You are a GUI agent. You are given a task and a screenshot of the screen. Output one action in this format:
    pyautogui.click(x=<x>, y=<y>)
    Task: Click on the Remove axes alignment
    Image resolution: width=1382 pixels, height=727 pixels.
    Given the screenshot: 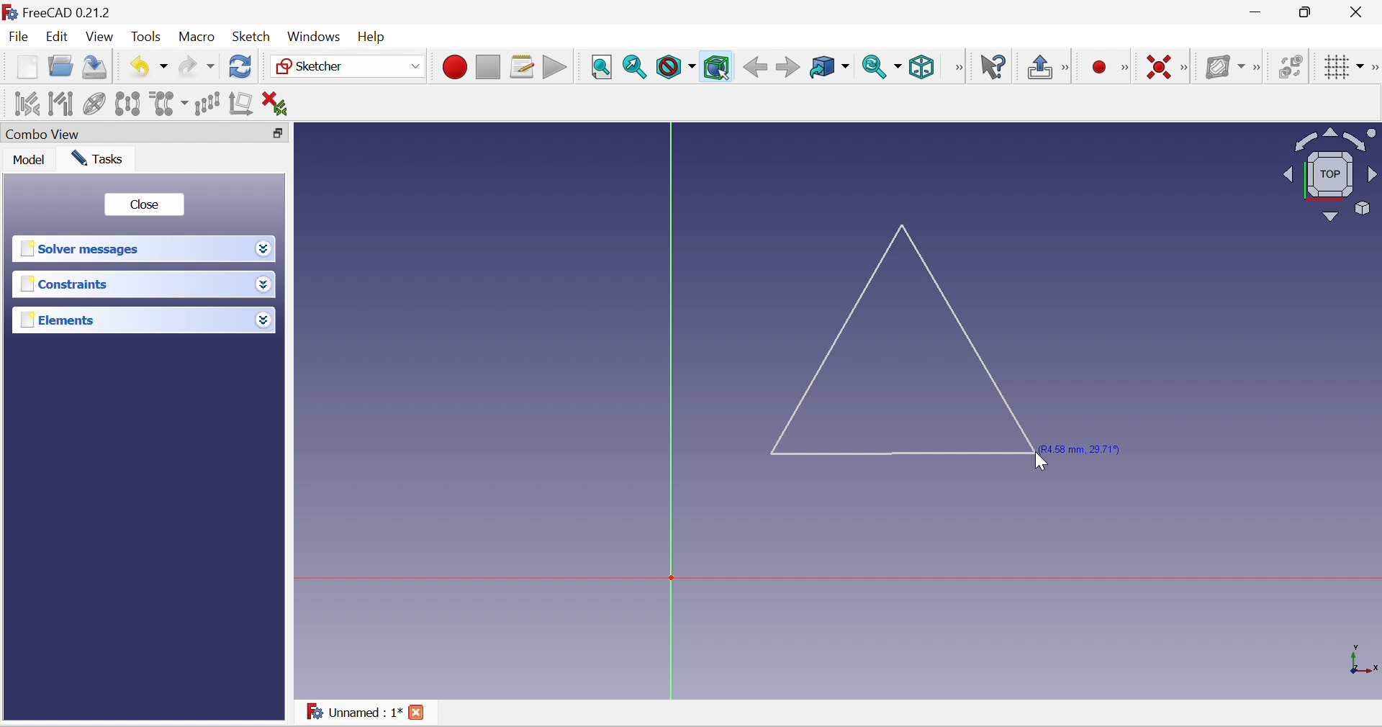 What is the action you would take?
    pyautogui.click(x=241, y=102)
    